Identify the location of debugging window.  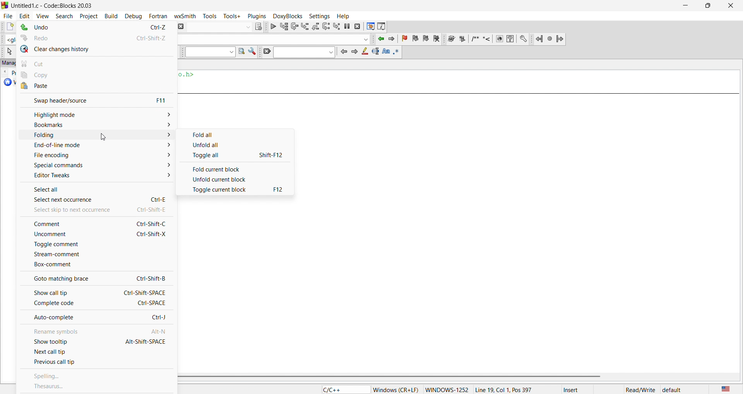
(370, 26).